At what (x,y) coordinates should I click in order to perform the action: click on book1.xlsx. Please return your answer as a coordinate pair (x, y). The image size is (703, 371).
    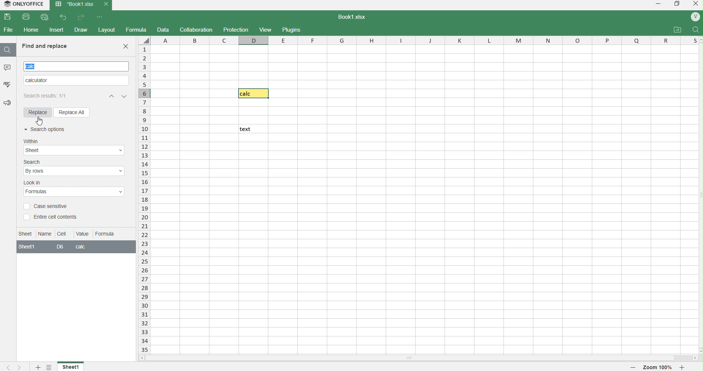
    Looking at the image, I should click on (352, 17).